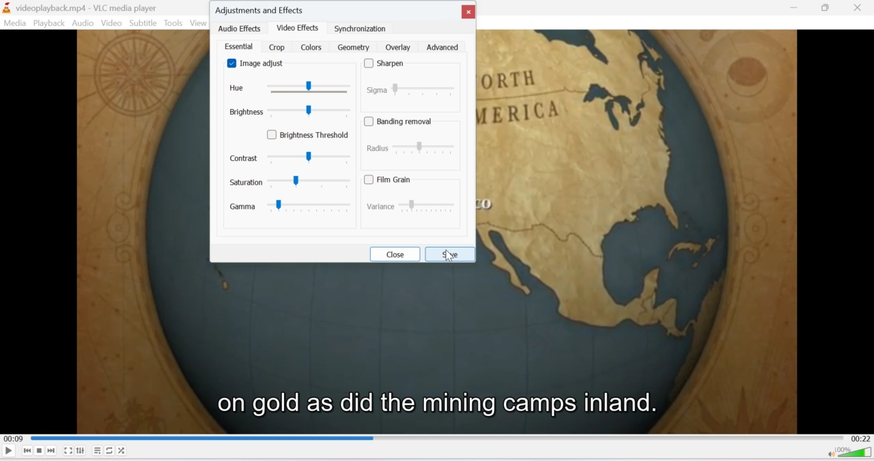 Image resolution: width=874 pixels, height=461 pixels. What do you see at coordinates (313, 47) in the screenshot?
I see `colors` at bounding box center [313, 47].